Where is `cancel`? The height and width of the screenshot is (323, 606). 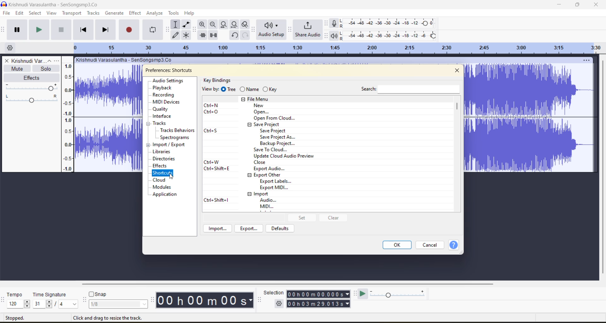
cancel is located at coordinates (433, 246).